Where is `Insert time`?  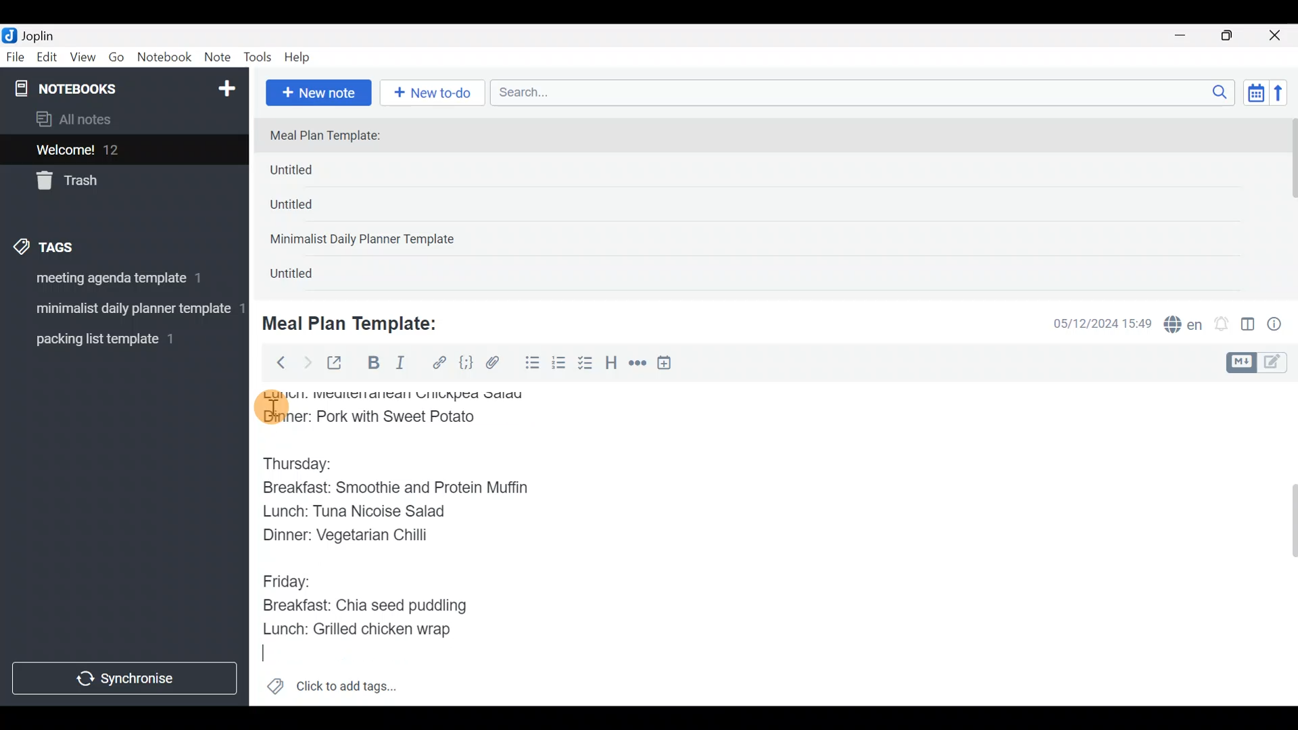
Insert time is located at coordinates (671, 365).